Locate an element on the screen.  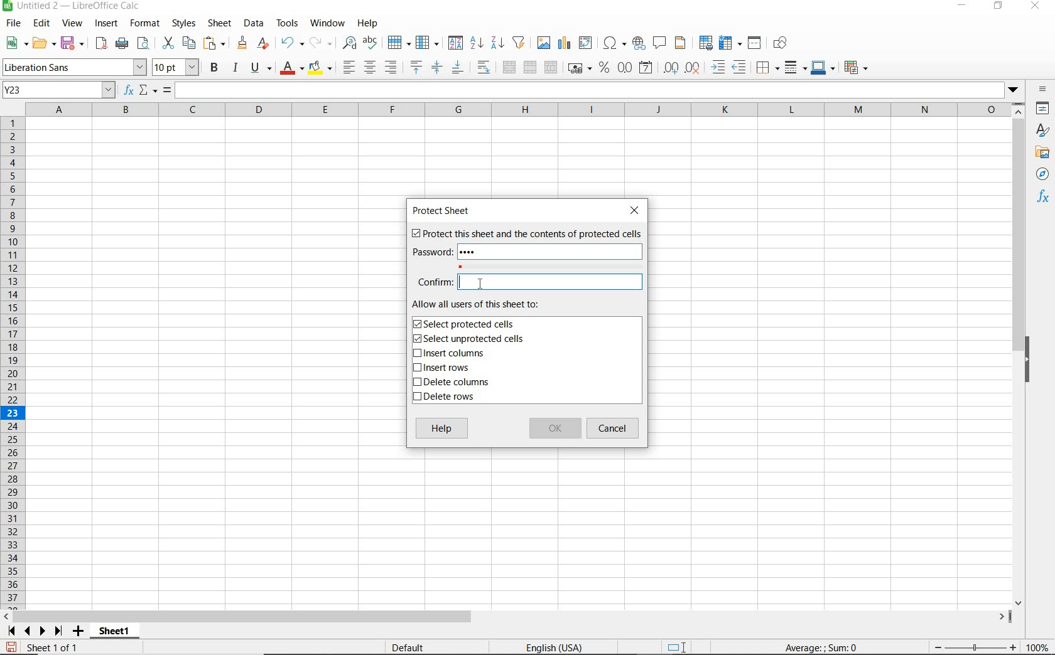
HELP is located at coordinates (370, 23).